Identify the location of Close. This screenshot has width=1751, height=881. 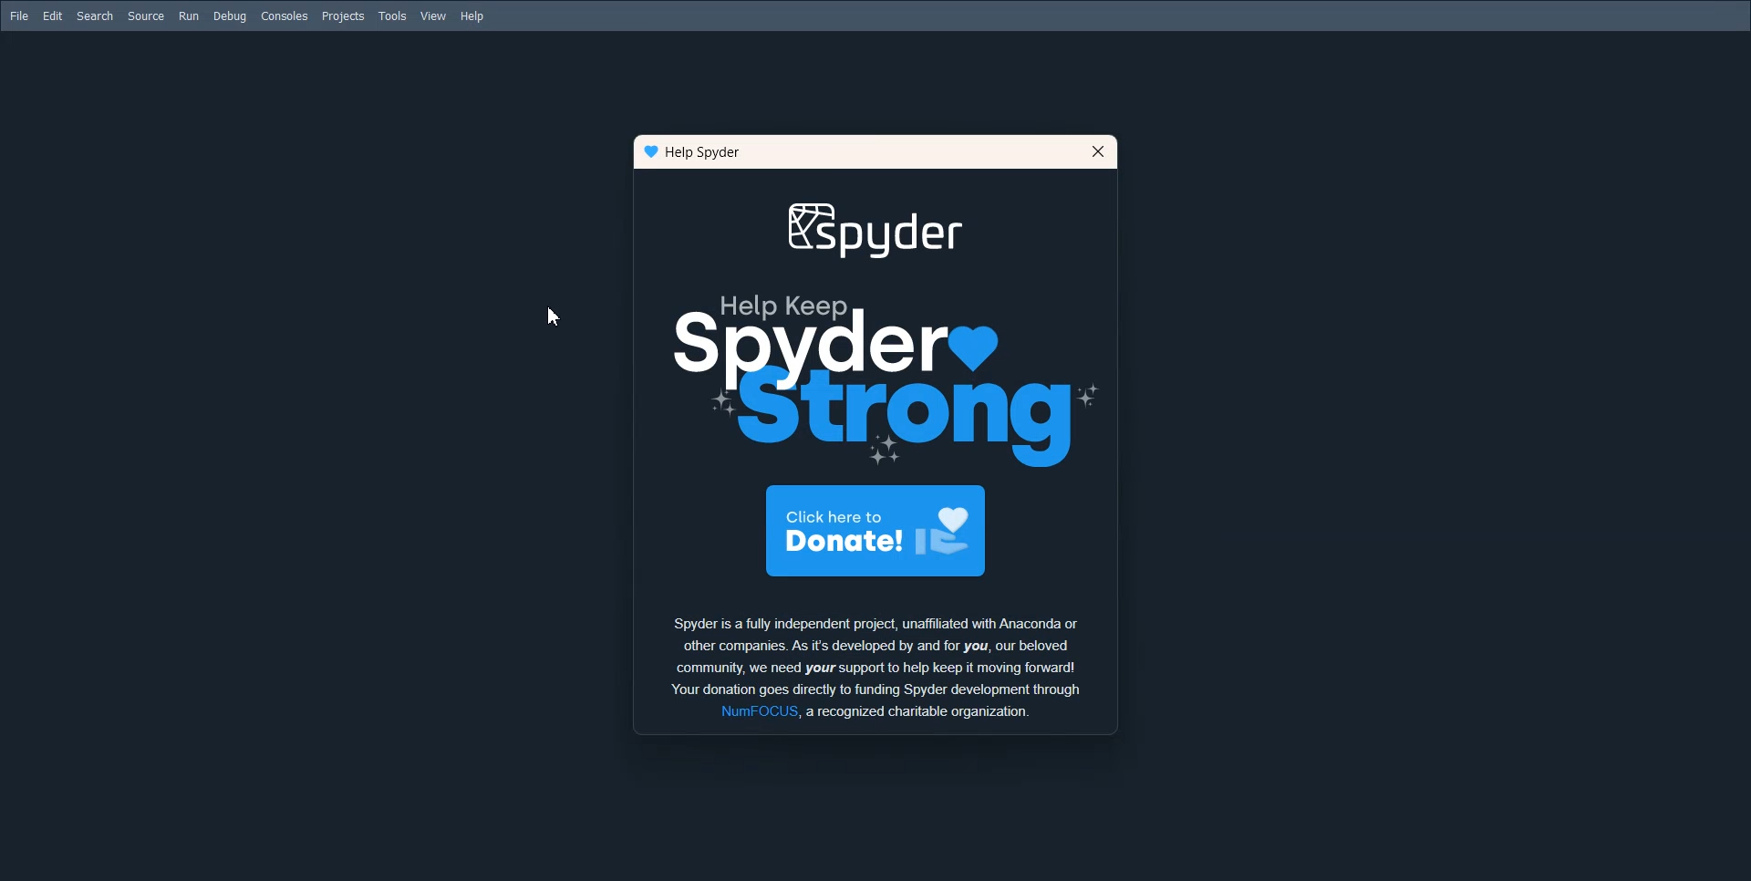
(1097, 150).